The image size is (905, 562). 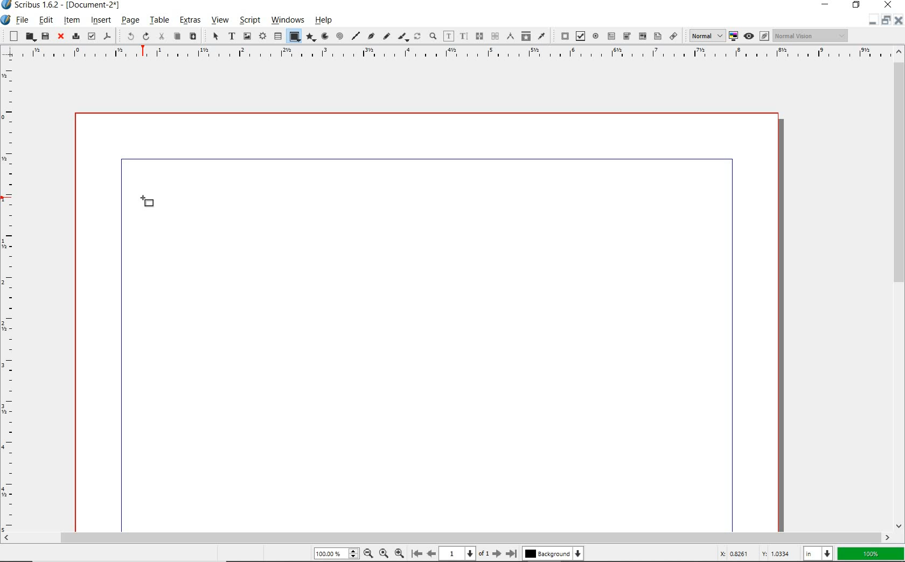 What do you see at coordinates (277, 36) in the screenshot?
I see `table` at bounding box center [277, 36].